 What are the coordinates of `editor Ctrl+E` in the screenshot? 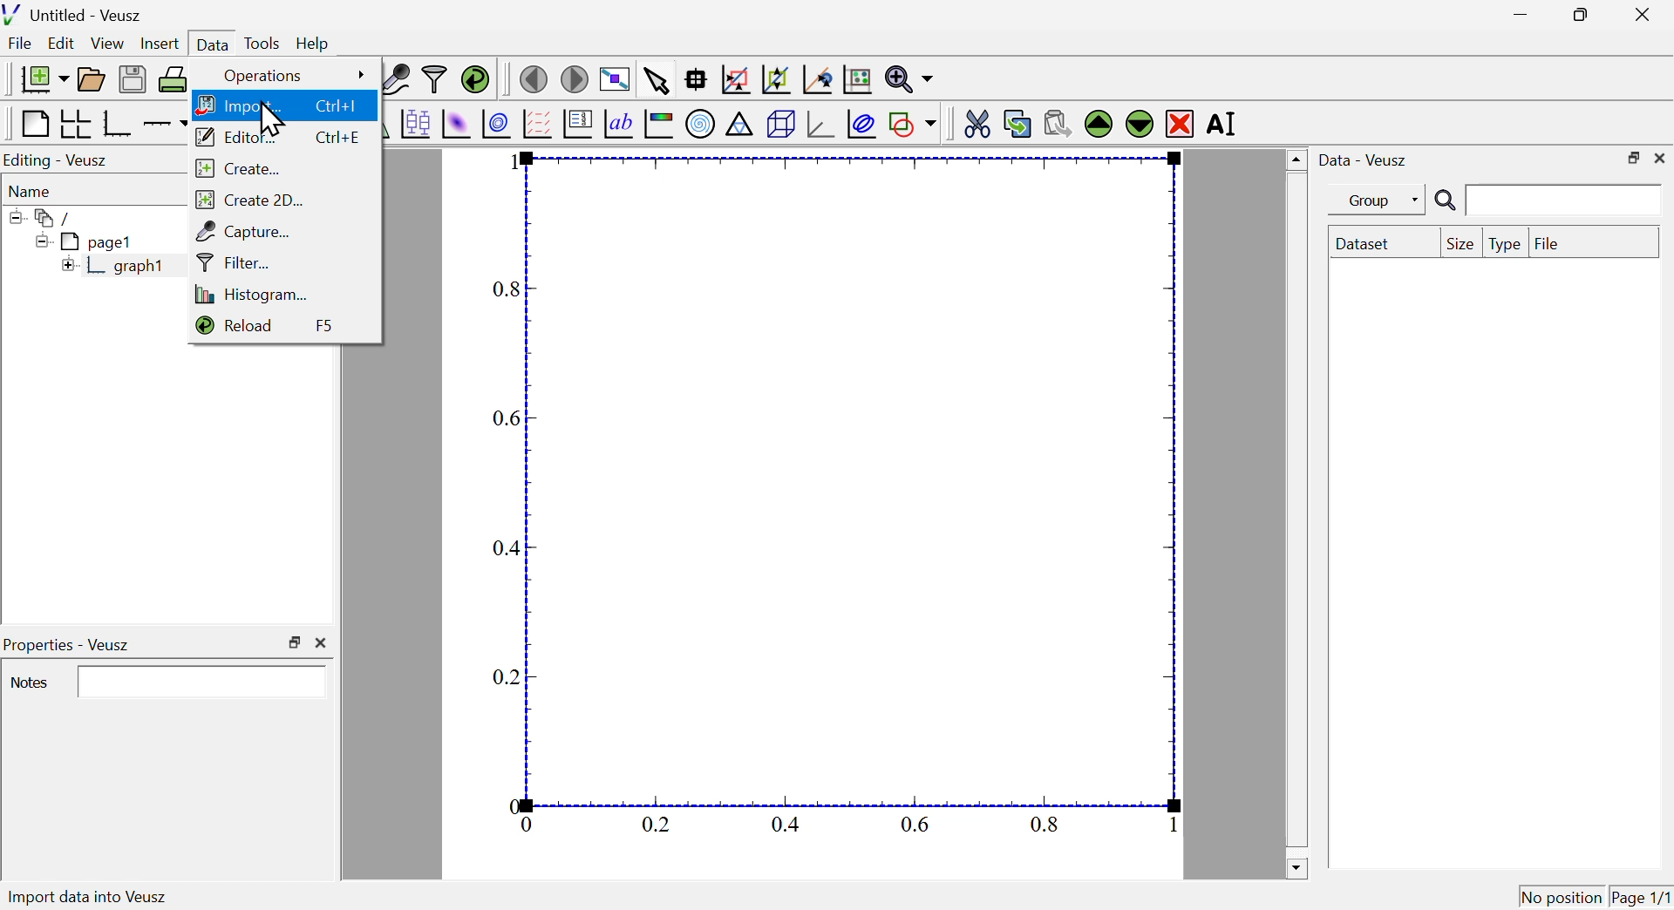 It's located at (282, 134).